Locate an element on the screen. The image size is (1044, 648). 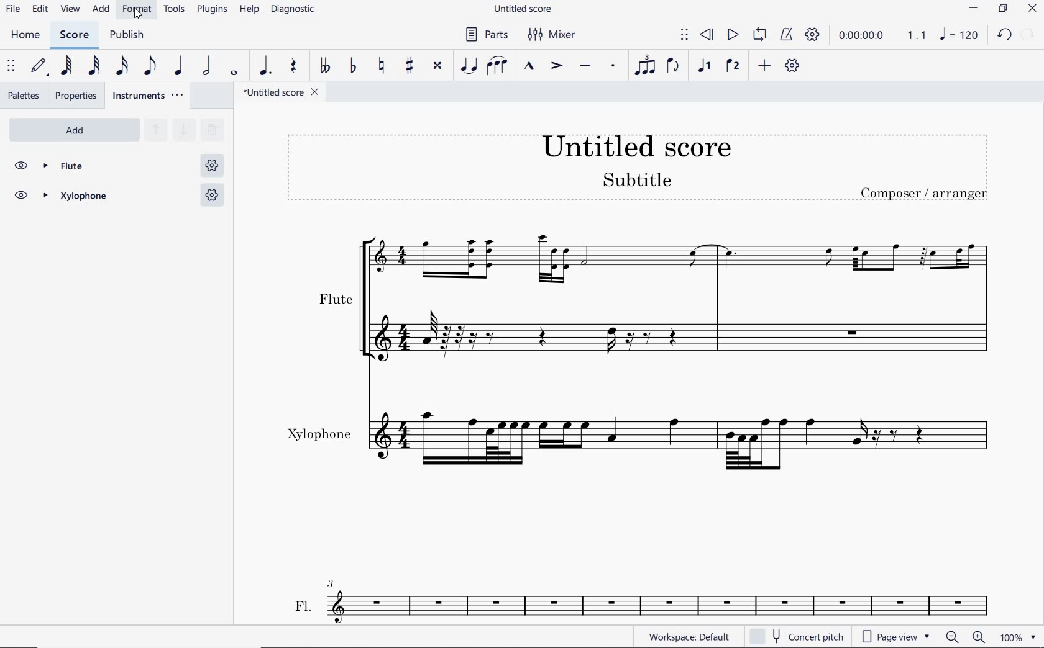
SELECT TO MOVE is located at coordinates (11, 66).